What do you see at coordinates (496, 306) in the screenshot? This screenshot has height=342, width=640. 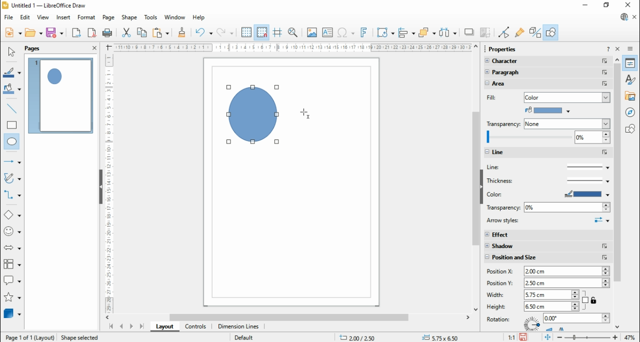 I see `height` at bounding box center [496, 306].